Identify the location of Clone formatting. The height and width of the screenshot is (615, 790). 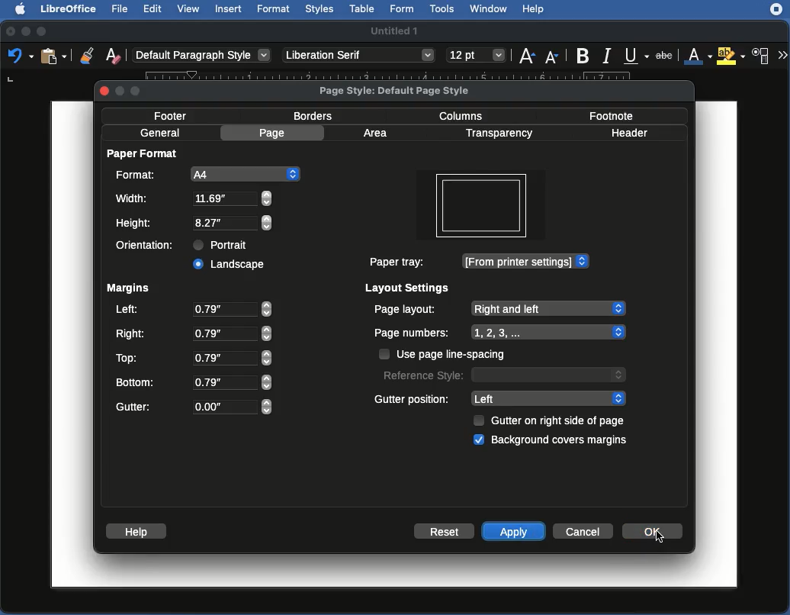
(86, 55).